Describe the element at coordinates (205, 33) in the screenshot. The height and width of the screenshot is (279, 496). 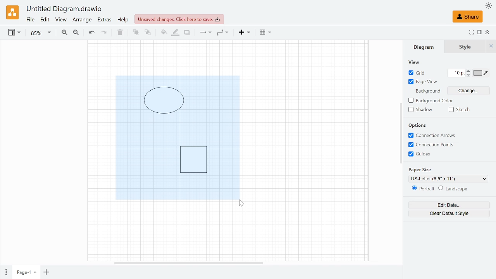
I see `Connection` at that location.